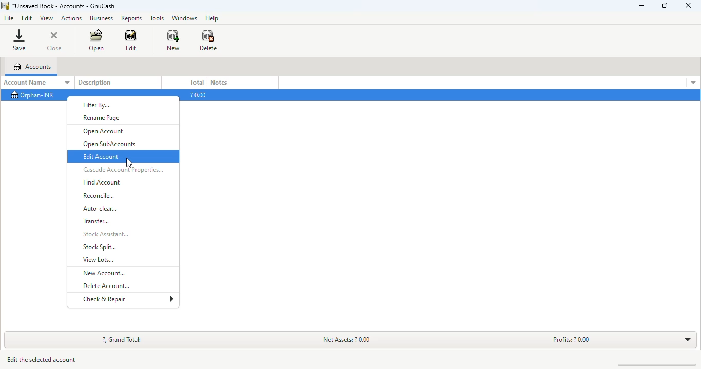 This screenshot has width=701, height=369. What do you see at coordinates (197, 82) in the screenshot?
I see `total` at bounding box center [197, 82].